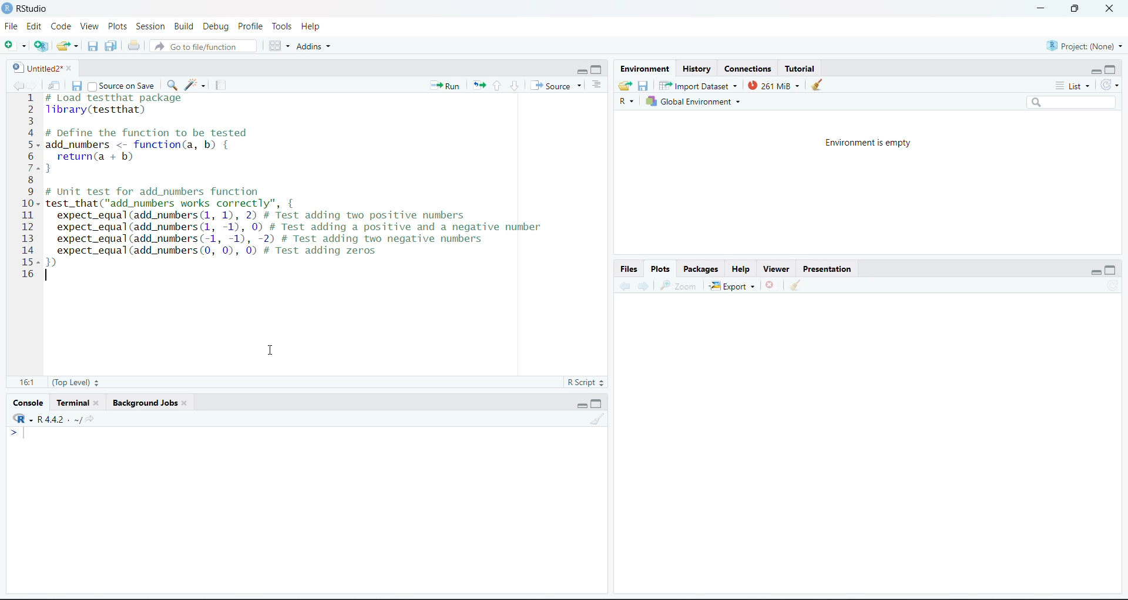 The image size is (1128, 600). What do you see at coordinates (597, 69) in the screenshot?
I see `maximize` at bounding box center [597, 69].